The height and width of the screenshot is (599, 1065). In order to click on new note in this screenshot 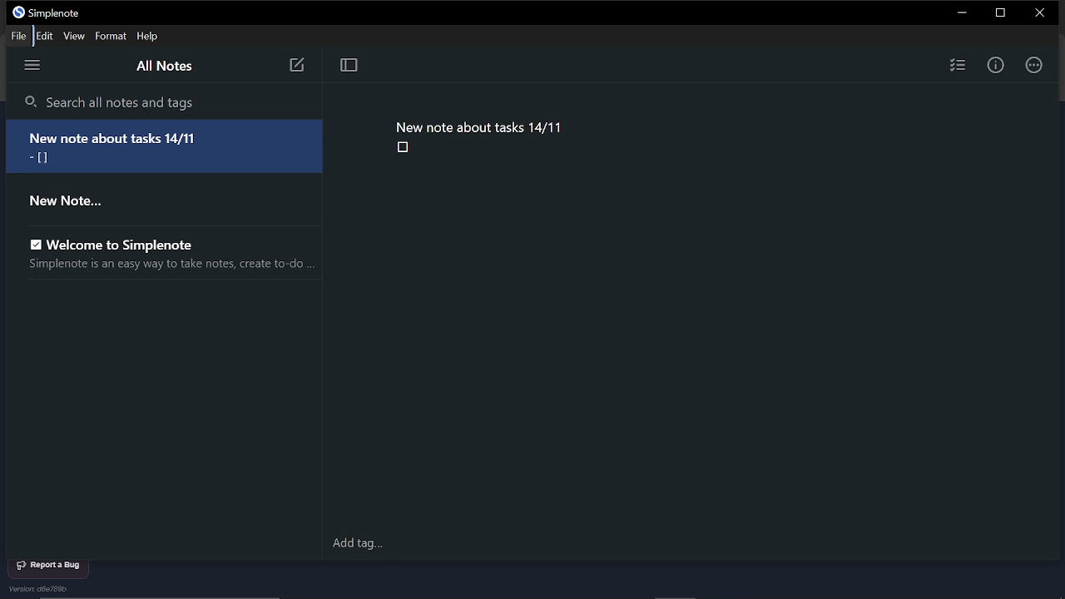, I will do `click(295, 67)`.